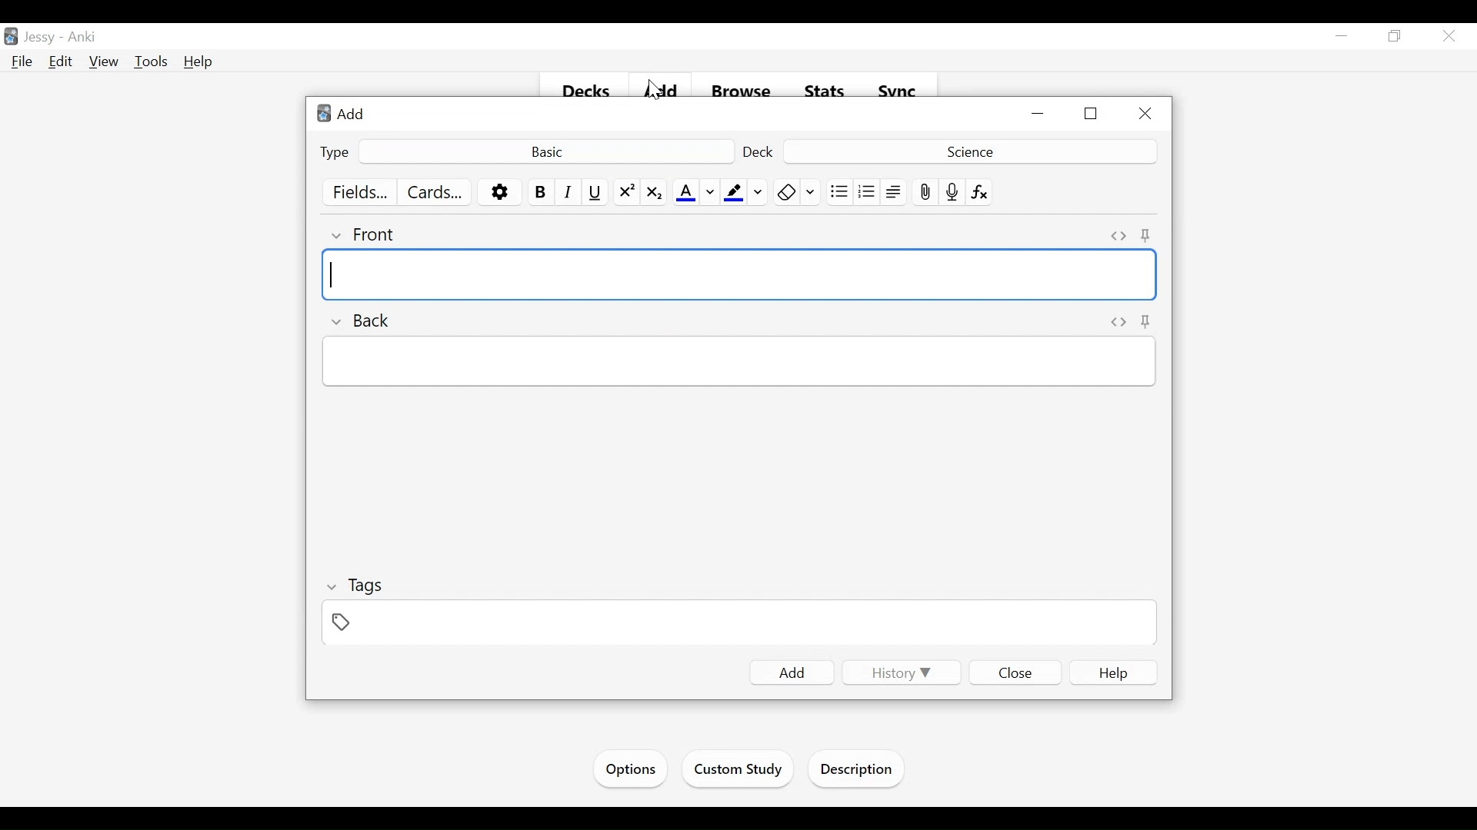 This screenshot has width=1477, height=830. What do you see at coordinates (645, 93) in the screenshot?
I see `cursor` at bounding box center [645, 93].